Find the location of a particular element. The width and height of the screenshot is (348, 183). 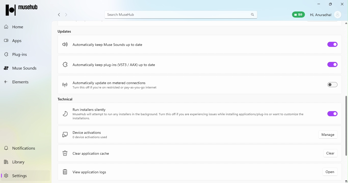

Scroll bar is located at coordinates (346, 126).